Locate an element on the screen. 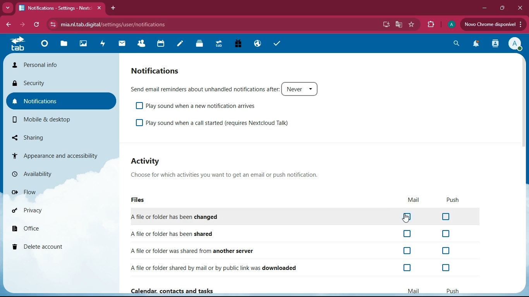  never is located at coordinates (302, 89).